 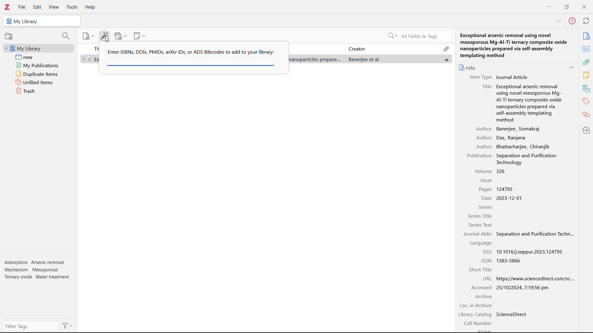 I want to click on duplicate items, so click(x=39, y=74).